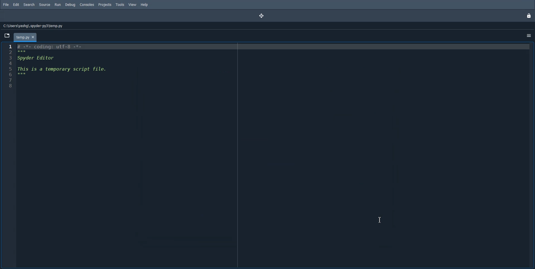 This screenshot has width=535, height=269. Describe the element at coordinates (63, 60) in the screenshot. I see `Text` at that location.